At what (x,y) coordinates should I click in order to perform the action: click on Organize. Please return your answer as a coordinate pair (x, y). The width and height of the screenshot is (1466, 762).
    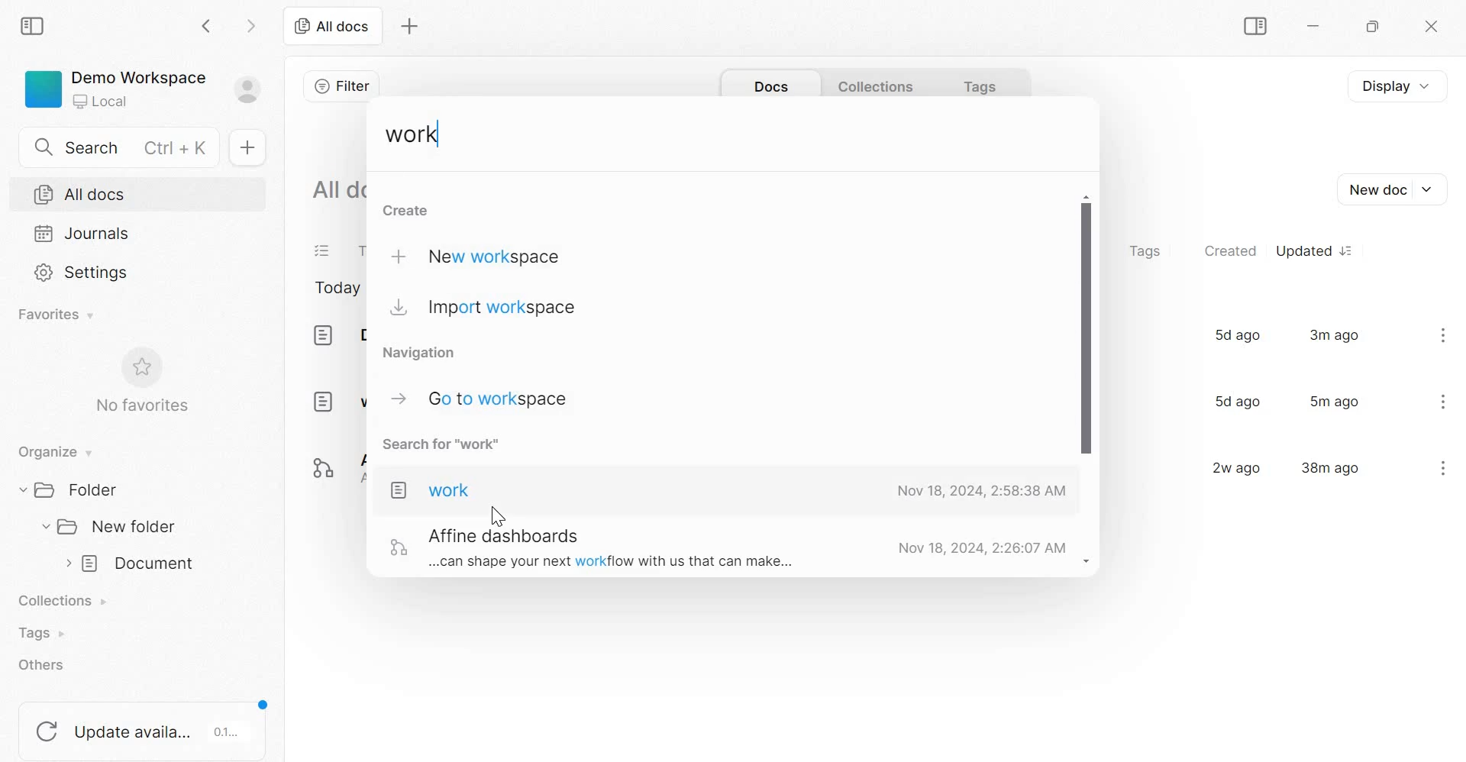
    Looking at the image, I should click on (52, 453).